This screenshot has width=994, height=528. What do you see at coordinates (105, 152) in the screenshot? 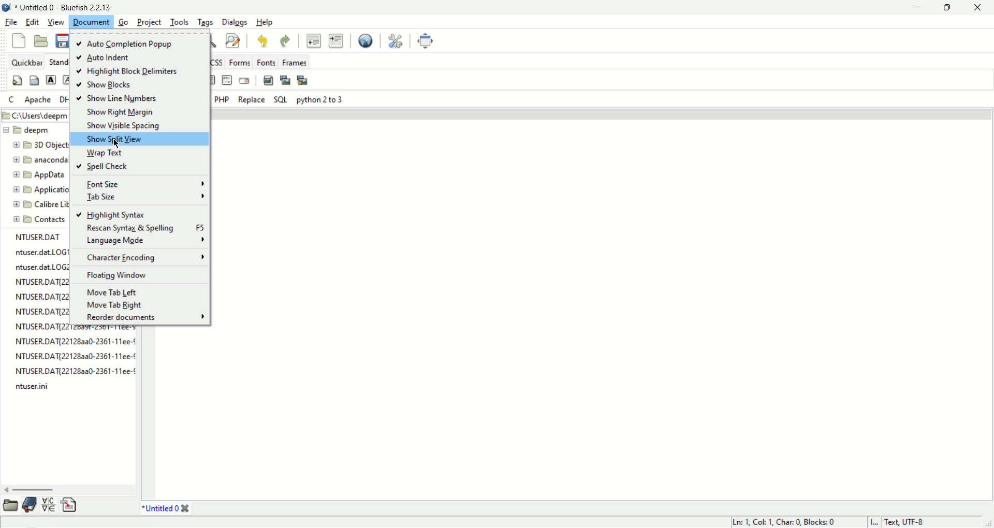
I see `wrap text` at bounding box center [105, 152].